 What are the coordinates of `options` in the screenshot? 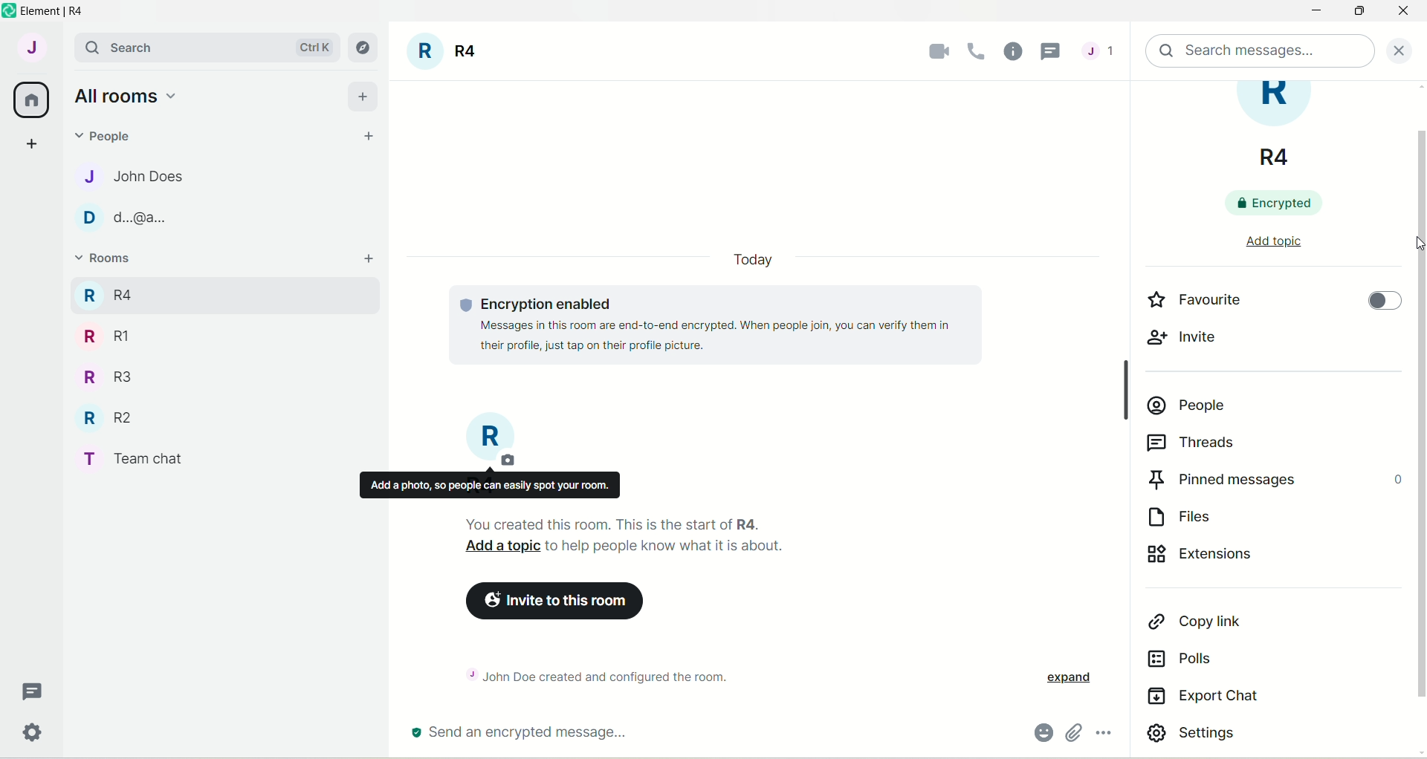 It's located at (1106, 734).